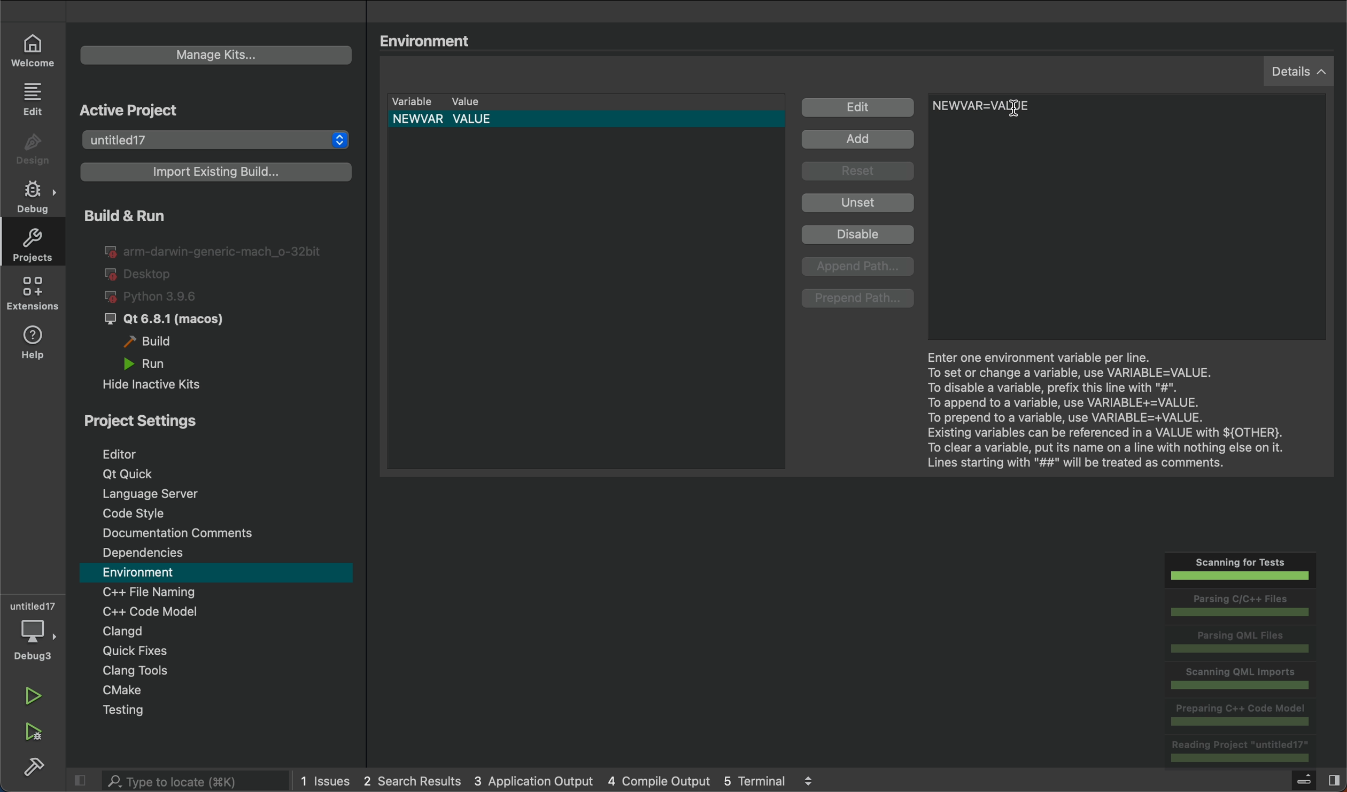  Describe the element at coordinates (223, 711) in the screenshot. I see `testing` at that location.